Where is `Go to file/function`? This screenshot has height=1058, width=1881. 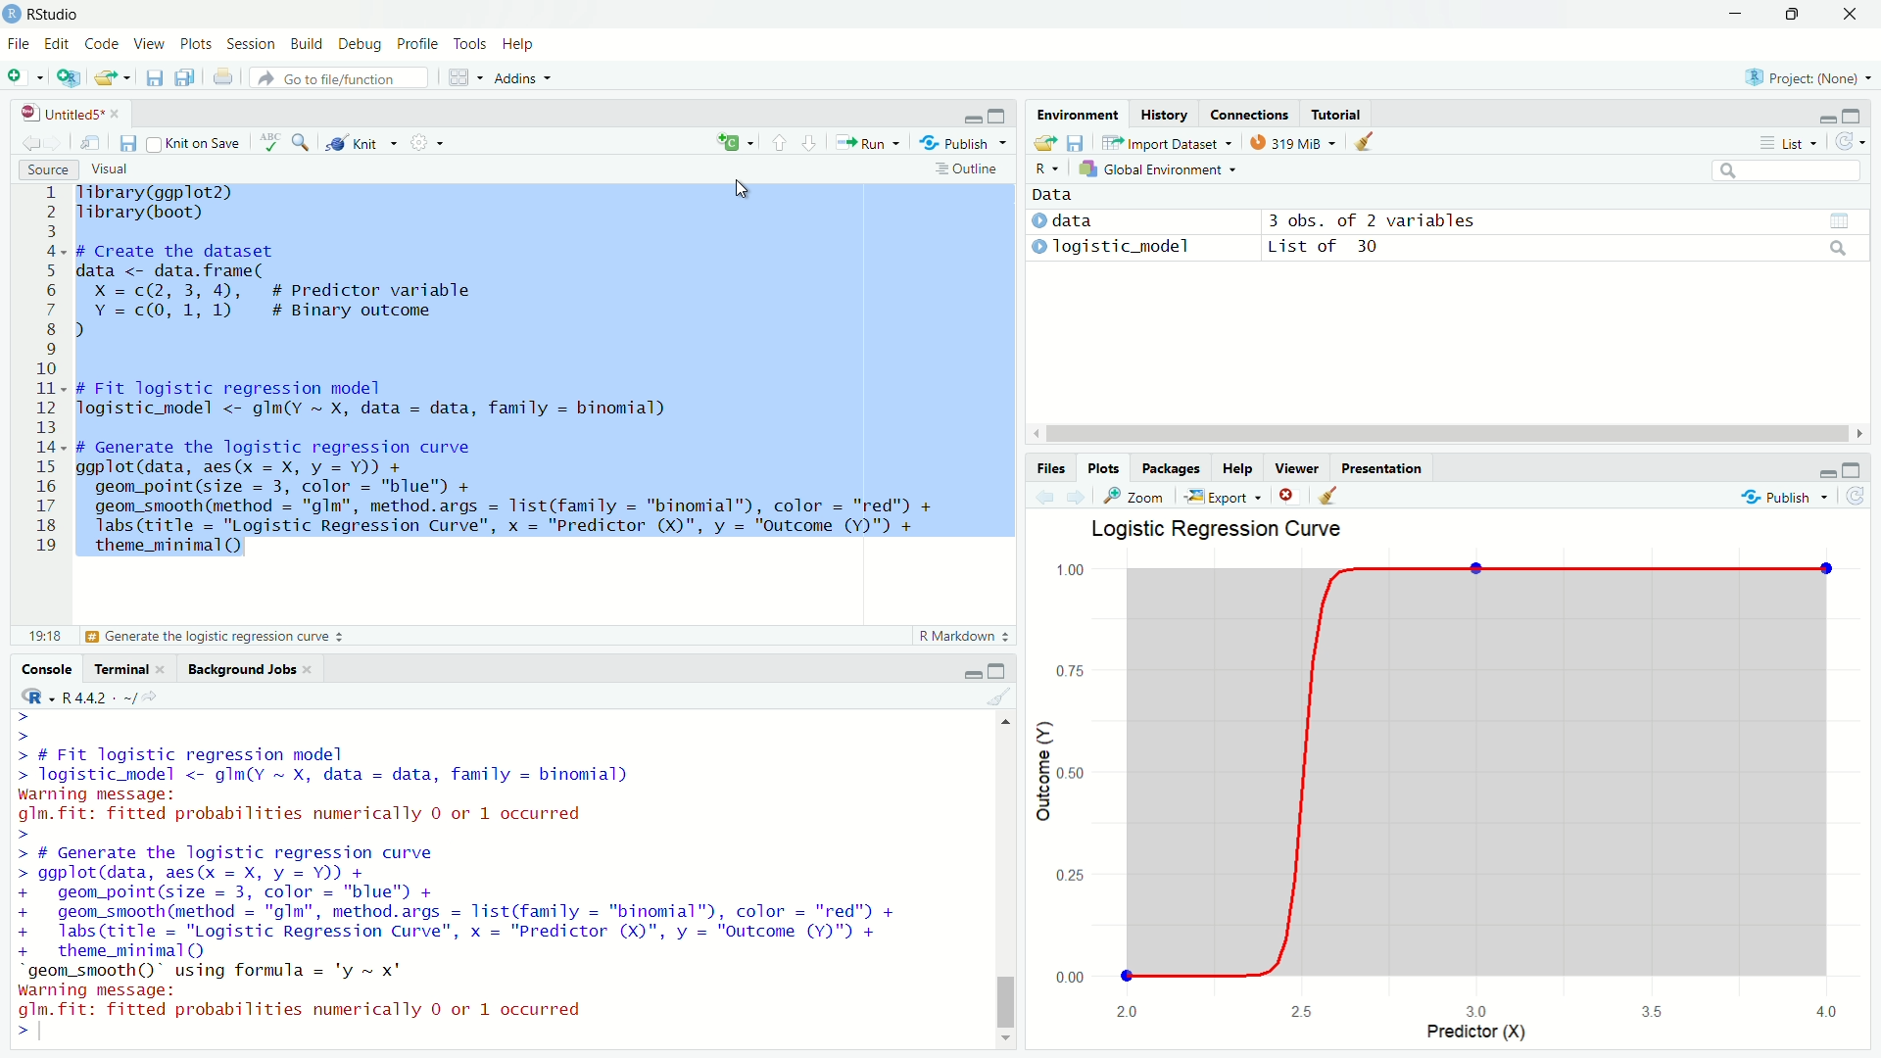
Go to file/function is located at coordinates (339, 77).